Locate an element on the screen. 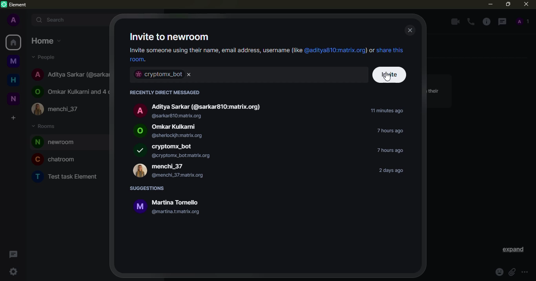  Aditya Sarkar (@sarkar810:matrix.org) is located at coordinates (68, 74).